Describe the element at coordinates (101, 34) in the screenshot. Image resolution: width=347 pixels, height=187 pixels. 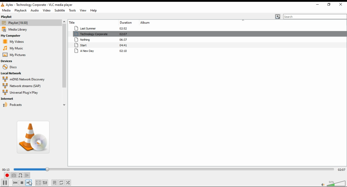
I see `technology corporate` at that location.